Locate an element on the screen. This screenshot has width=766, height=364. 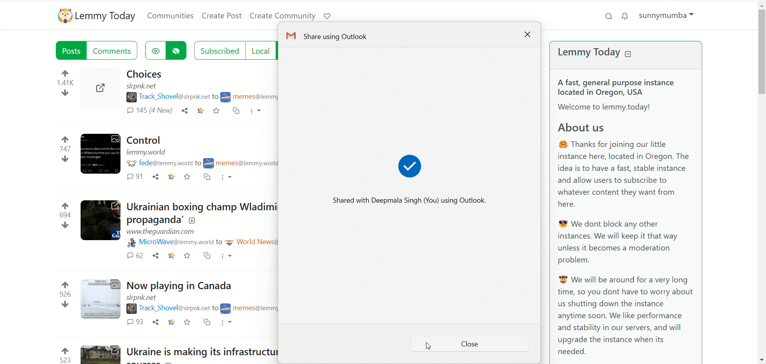
link is located at coordinates (170, 177).